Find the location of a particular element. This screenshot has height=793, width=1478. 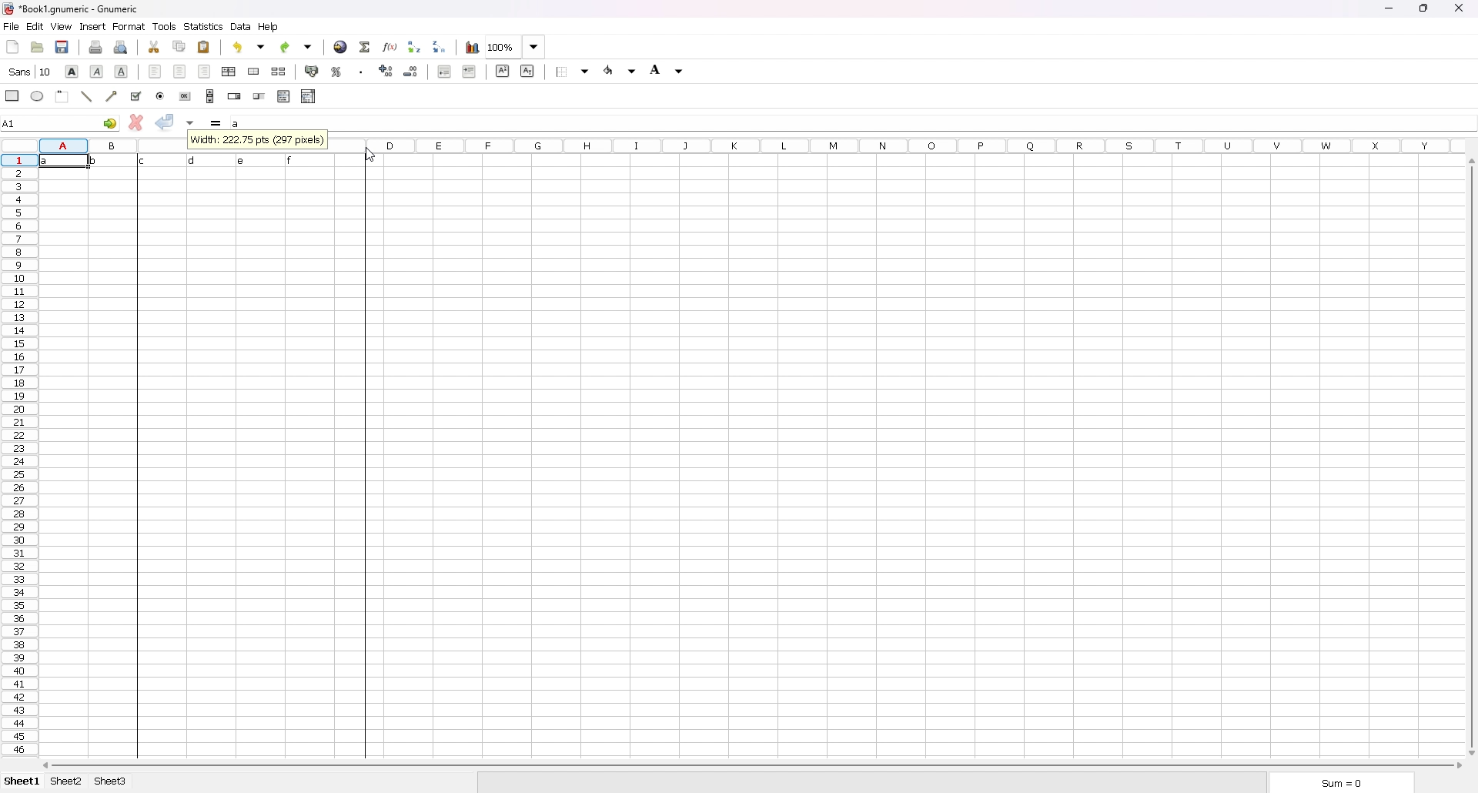

underline is located at coordinates (122, 72).